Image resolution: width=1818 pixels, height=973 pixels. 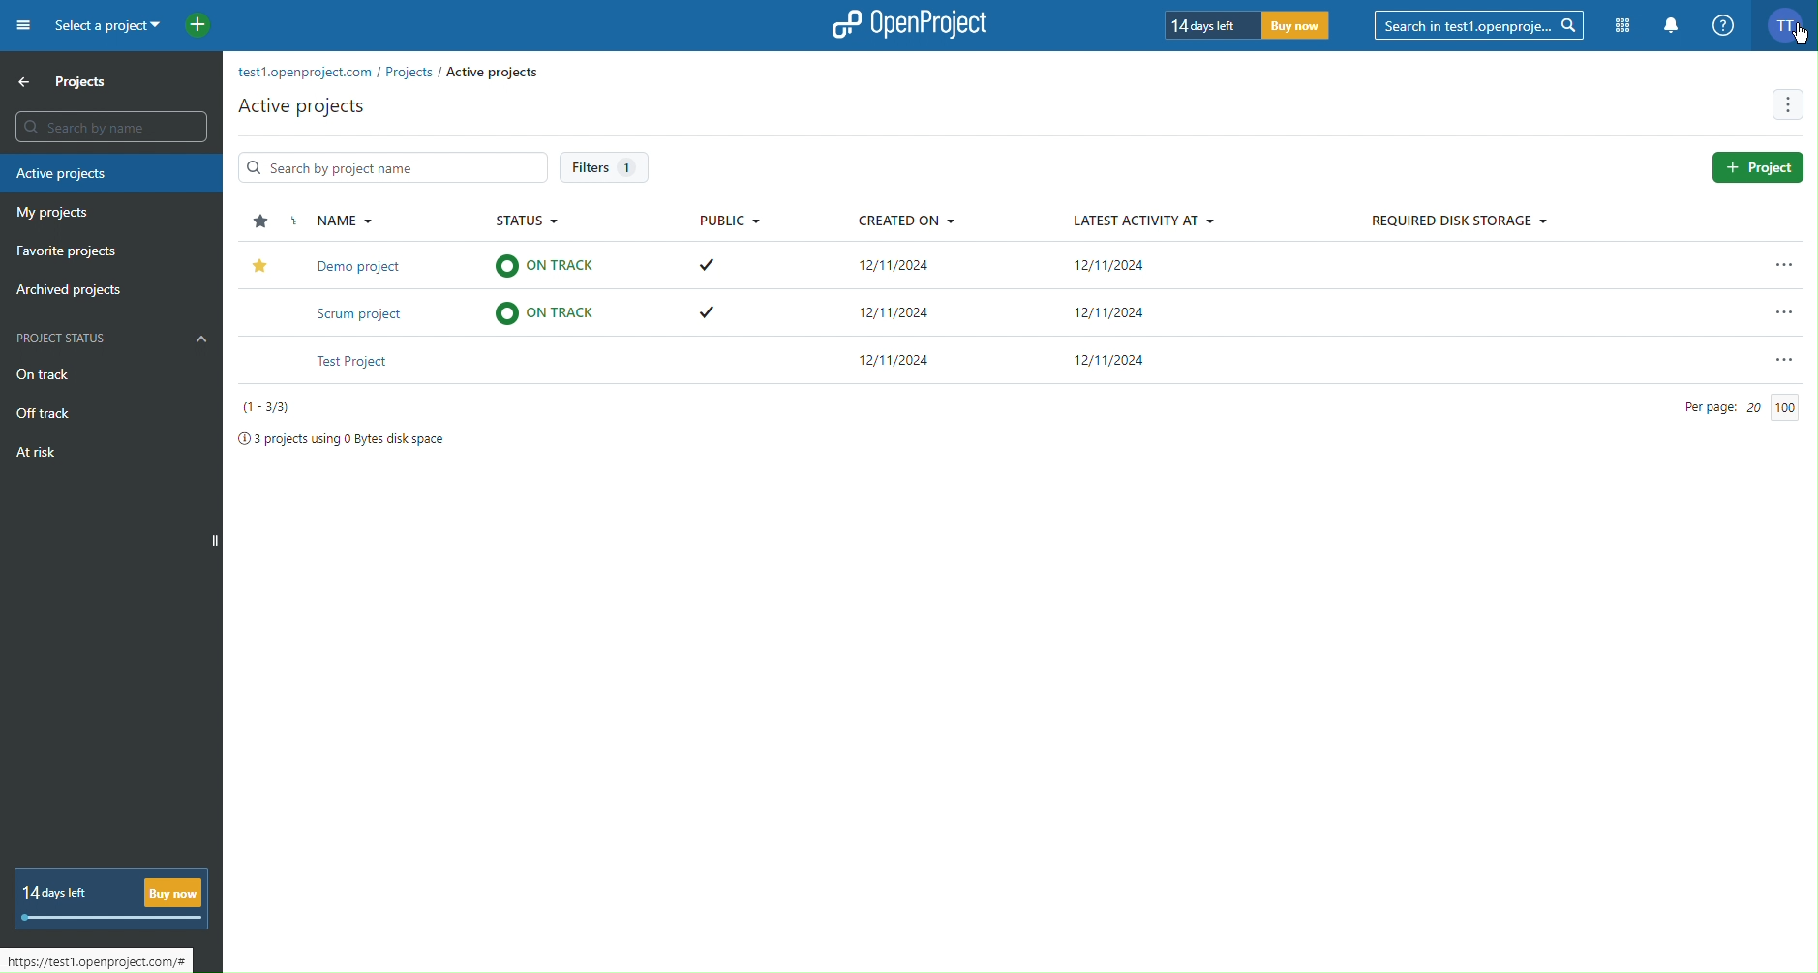 What do you see at coordinates (256, 222) in the screenshot?
I see `Star` at bounding box center [256, 222].